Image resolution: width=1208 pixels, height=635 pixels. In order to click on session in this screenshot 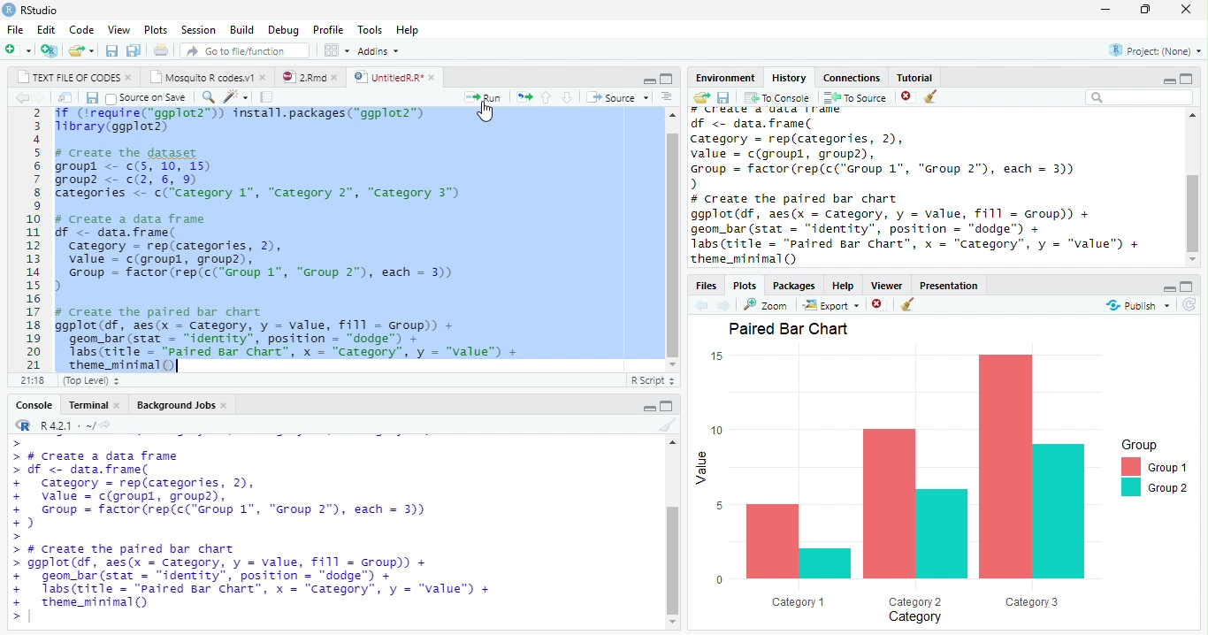, I will do `click(196, 29)`.